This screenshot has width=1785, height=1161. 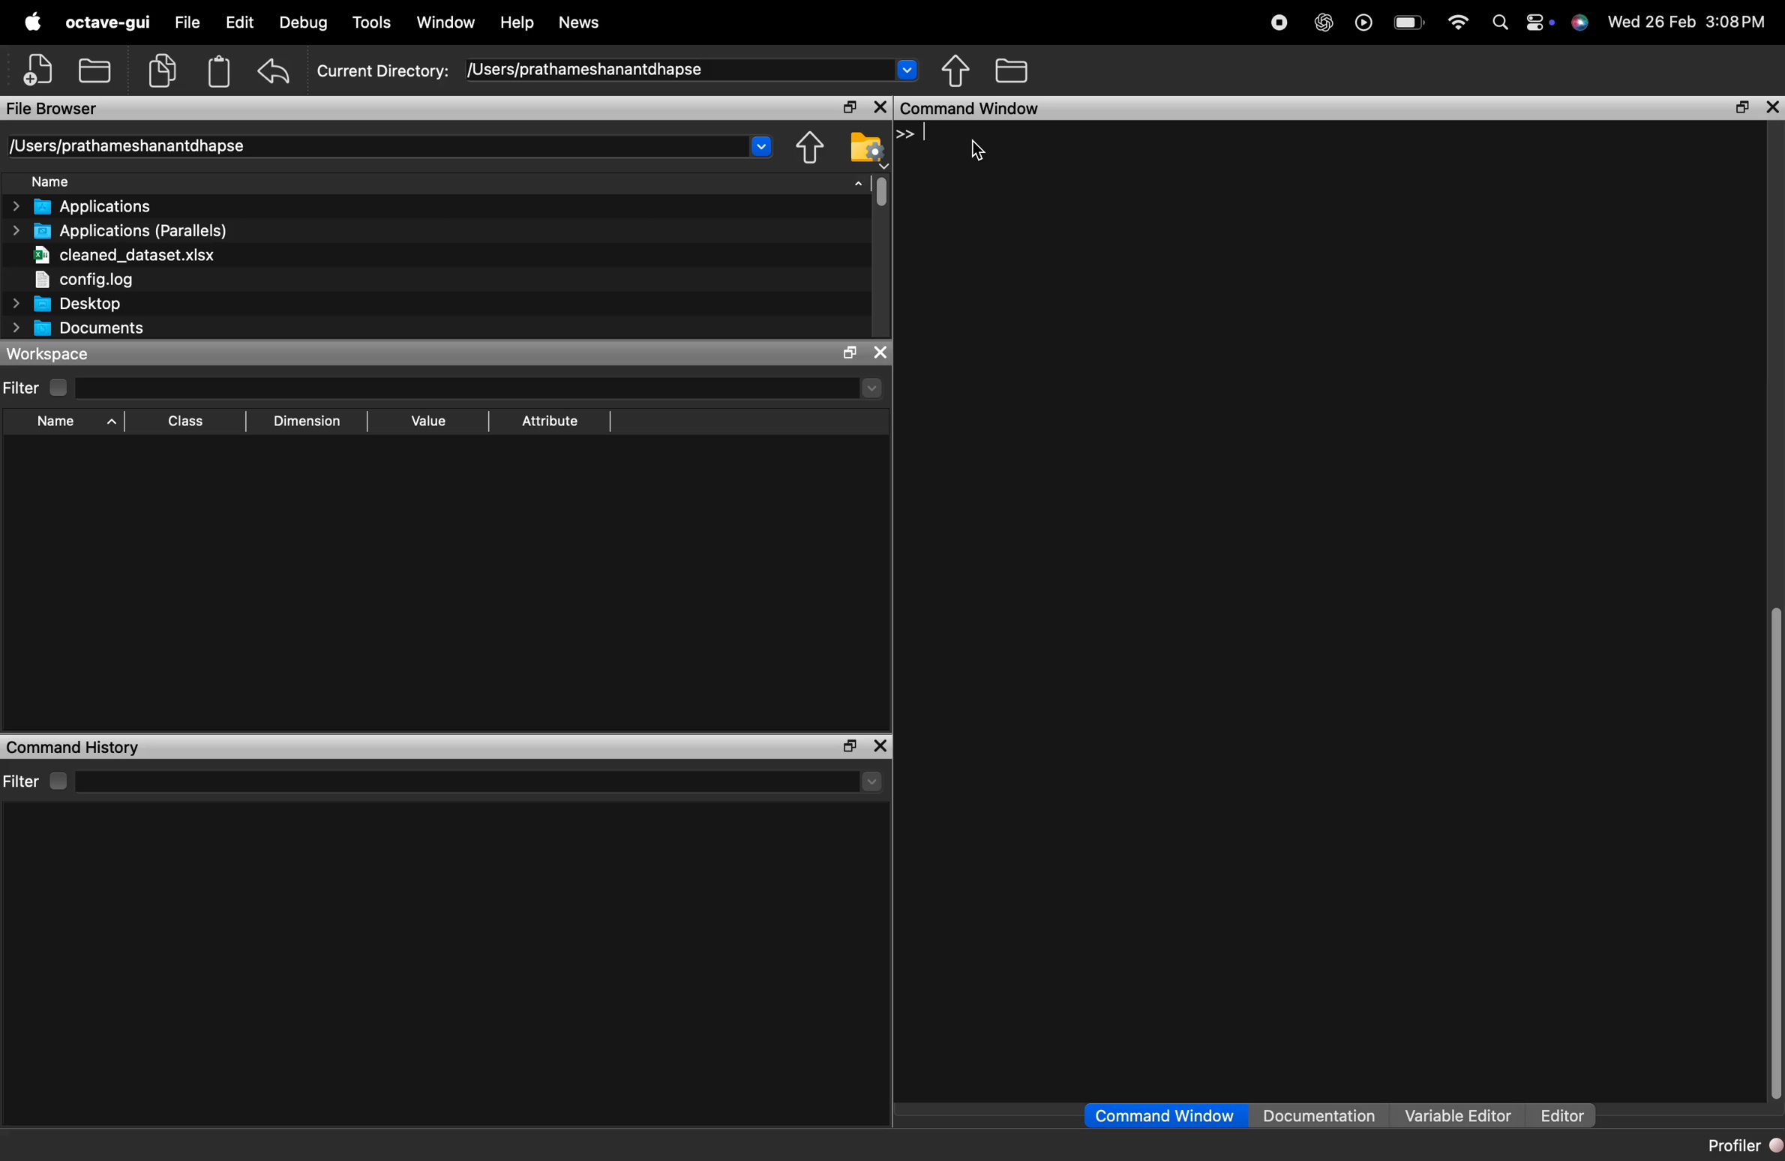 What do you see at coordinates (1734, 22) in the screenshot?
I see `3:08PM` at bounding box center [1734, 22].